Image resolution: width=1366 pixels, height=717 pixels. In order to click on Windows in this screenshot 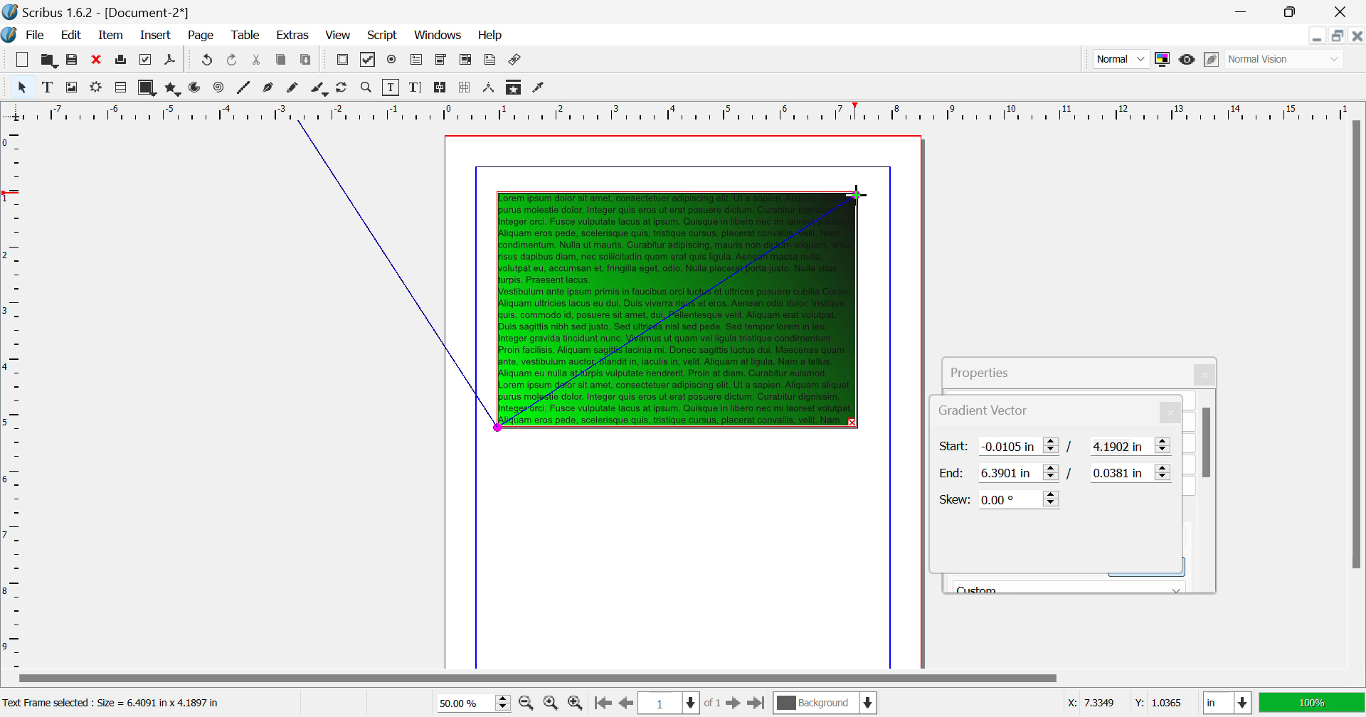, I will do `click(438, 35)`.